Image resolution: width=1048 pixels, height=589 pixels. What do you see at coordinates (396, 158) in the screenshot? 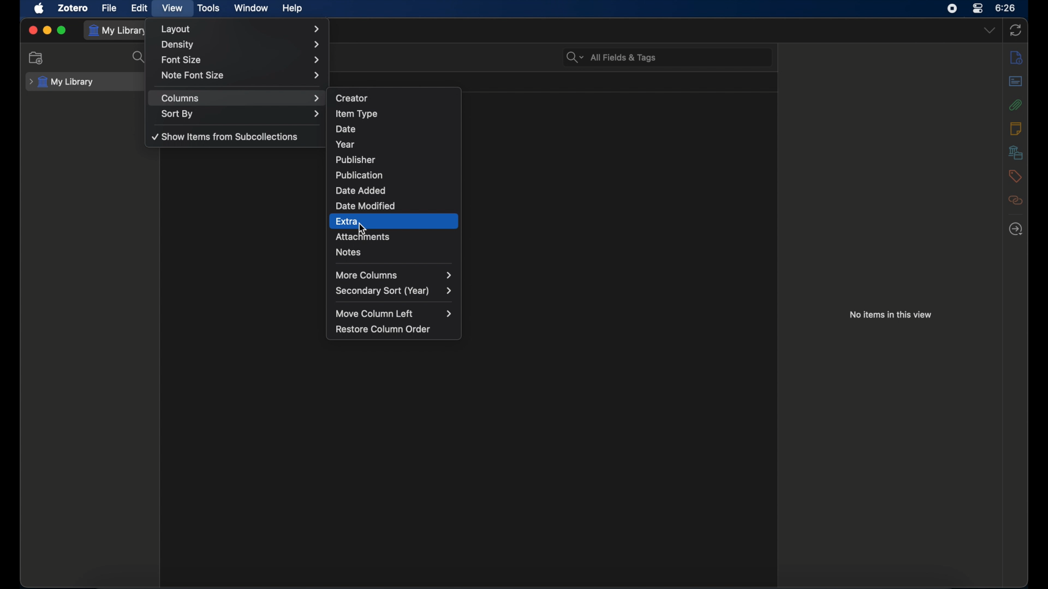
I see `publisher` at bounding box center [396, 158].